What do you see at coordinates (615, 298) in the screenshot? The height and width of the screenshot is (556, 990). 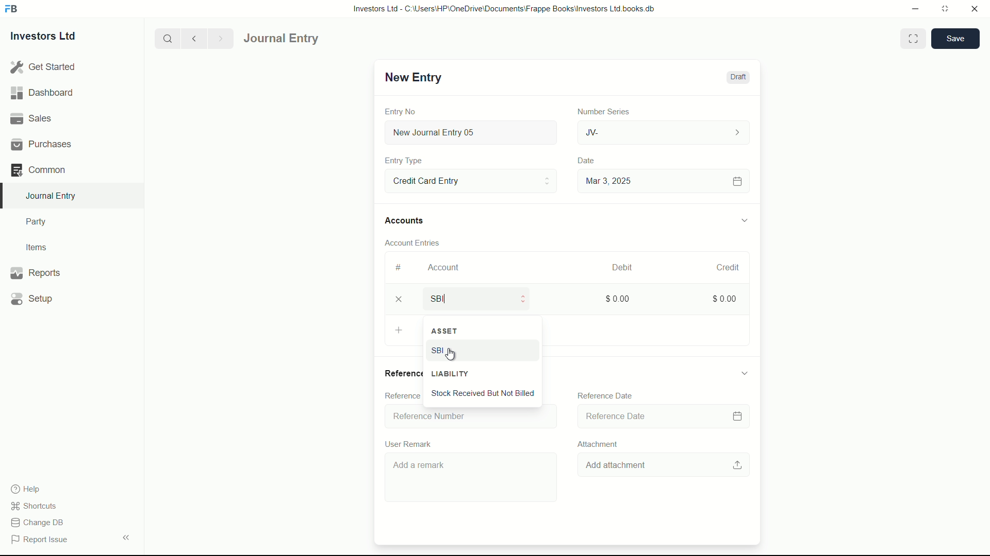 I see `$0.00` at bounding box center [615, 298].